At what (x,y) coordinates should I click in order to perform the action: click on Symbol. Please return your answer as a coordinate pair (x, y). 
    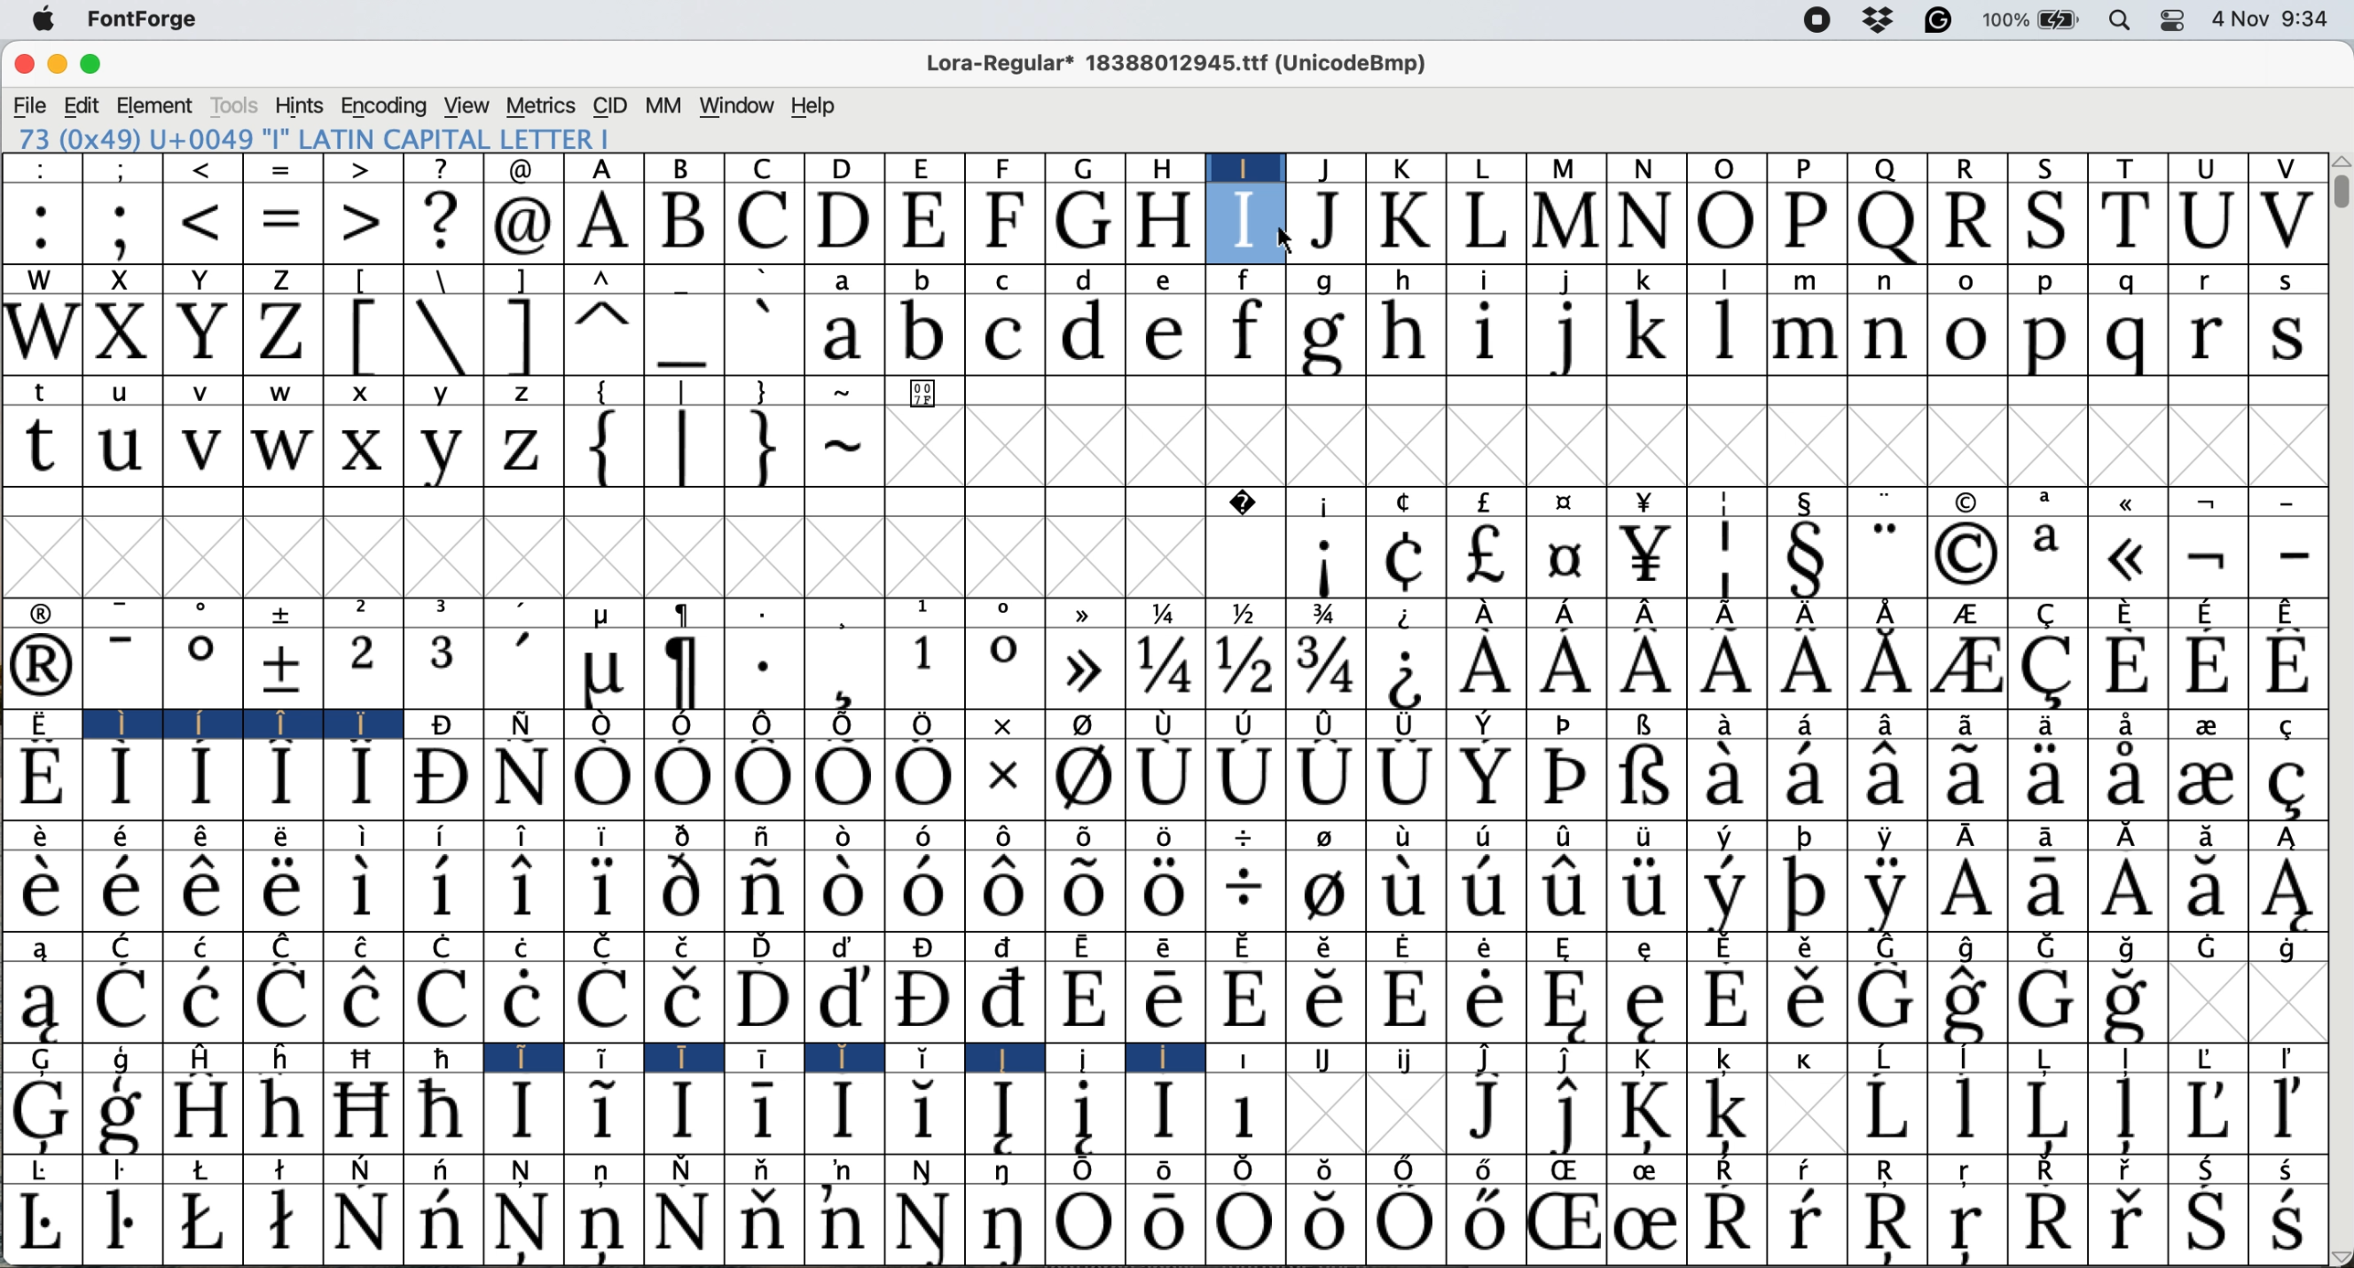
    Looking at the image, I should click on (1967, 669).